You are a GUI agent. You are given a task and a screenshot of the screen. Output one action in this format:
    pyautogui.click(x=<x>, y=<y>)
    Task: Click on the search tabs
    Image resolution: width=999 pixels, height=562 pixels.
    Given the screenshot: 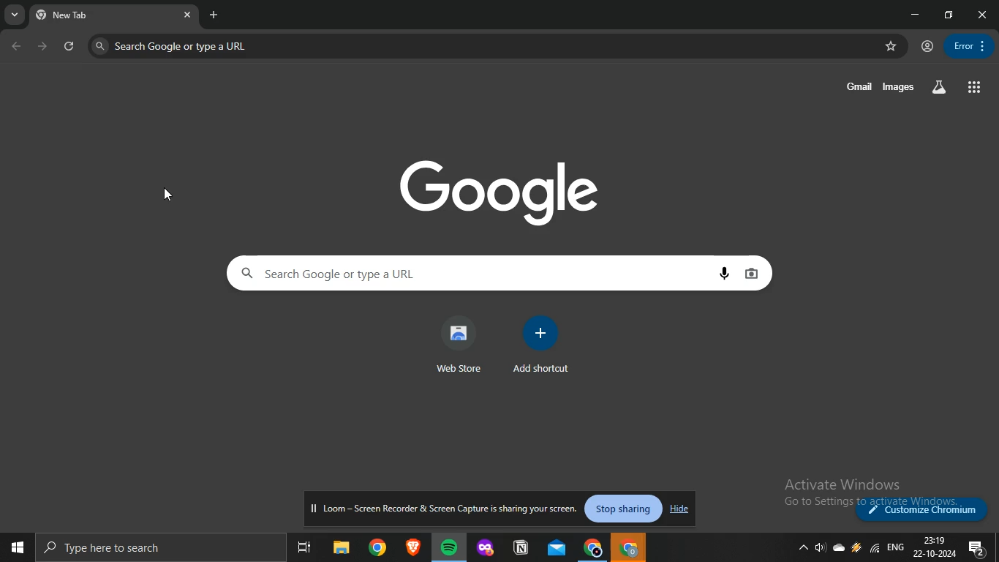 What is the action you would take?
    pyautogui.click(x=15, y=15)
    